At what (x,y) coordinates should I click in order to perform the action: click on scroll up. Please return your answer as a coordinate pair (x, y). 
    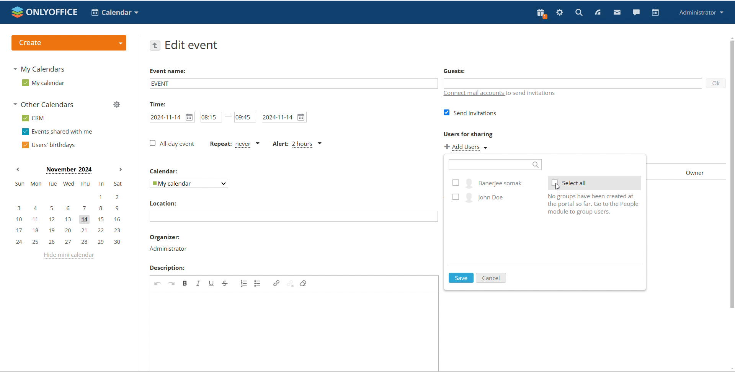
    Looking at the image, I should click on (730, 37).